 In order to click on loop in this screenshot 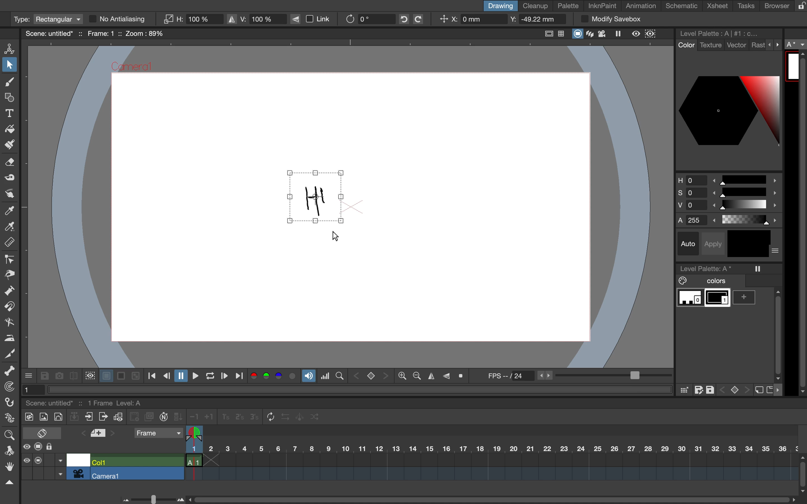, I will do `click(207, 376)`.